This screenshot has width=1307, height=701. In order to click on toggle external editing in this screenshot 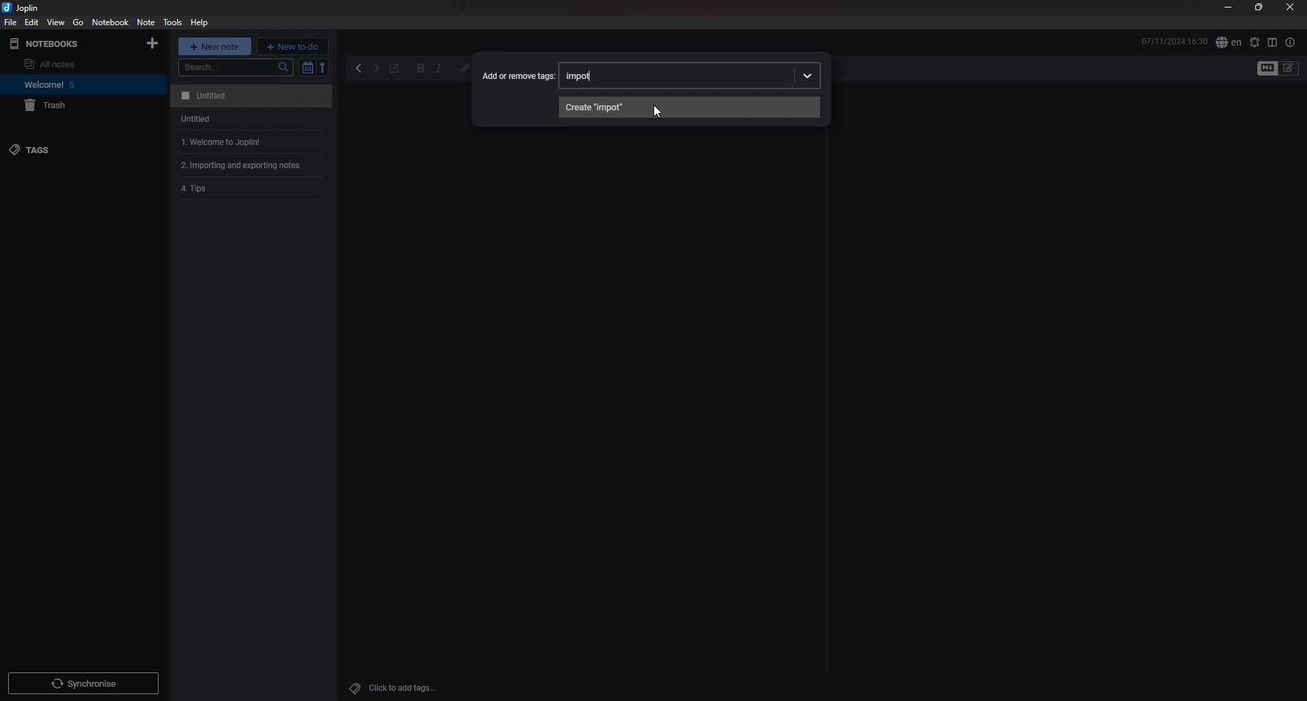, I will do `click(395, 69)`.